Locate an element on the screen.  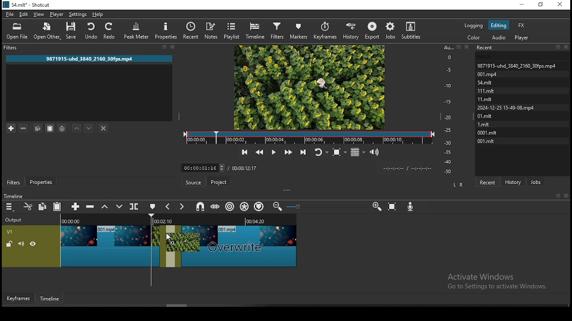
subtitles is located at coordinates (410, 31).